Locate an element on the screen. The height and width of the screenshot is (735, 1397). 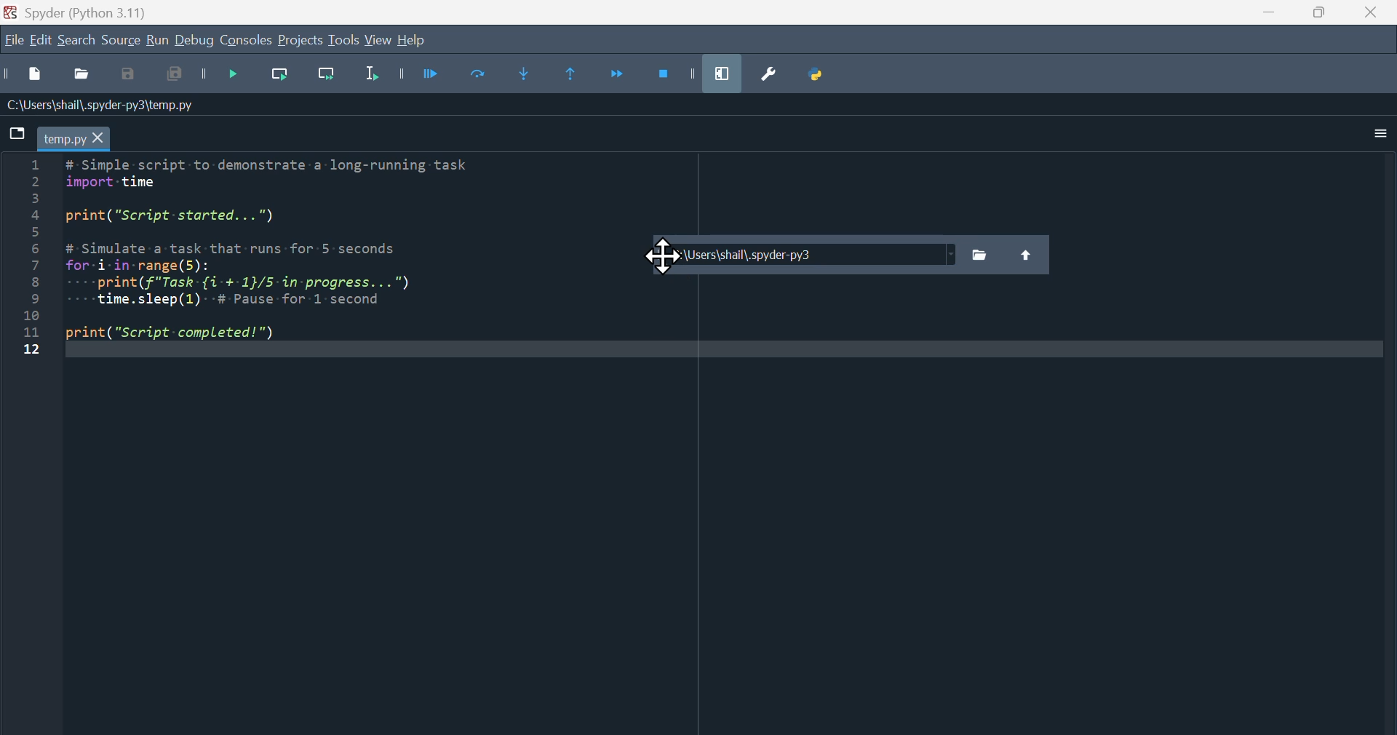
Edit is located at coordinates (43, 41).